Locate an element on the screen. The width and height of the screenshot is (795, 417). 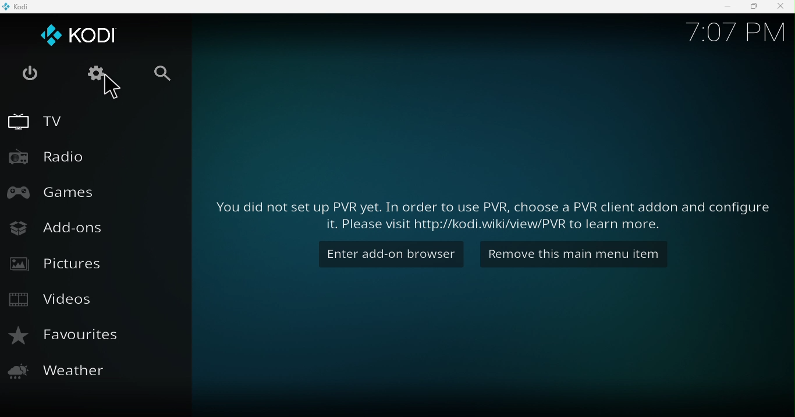
Settings is located at coordinates (93, 74).